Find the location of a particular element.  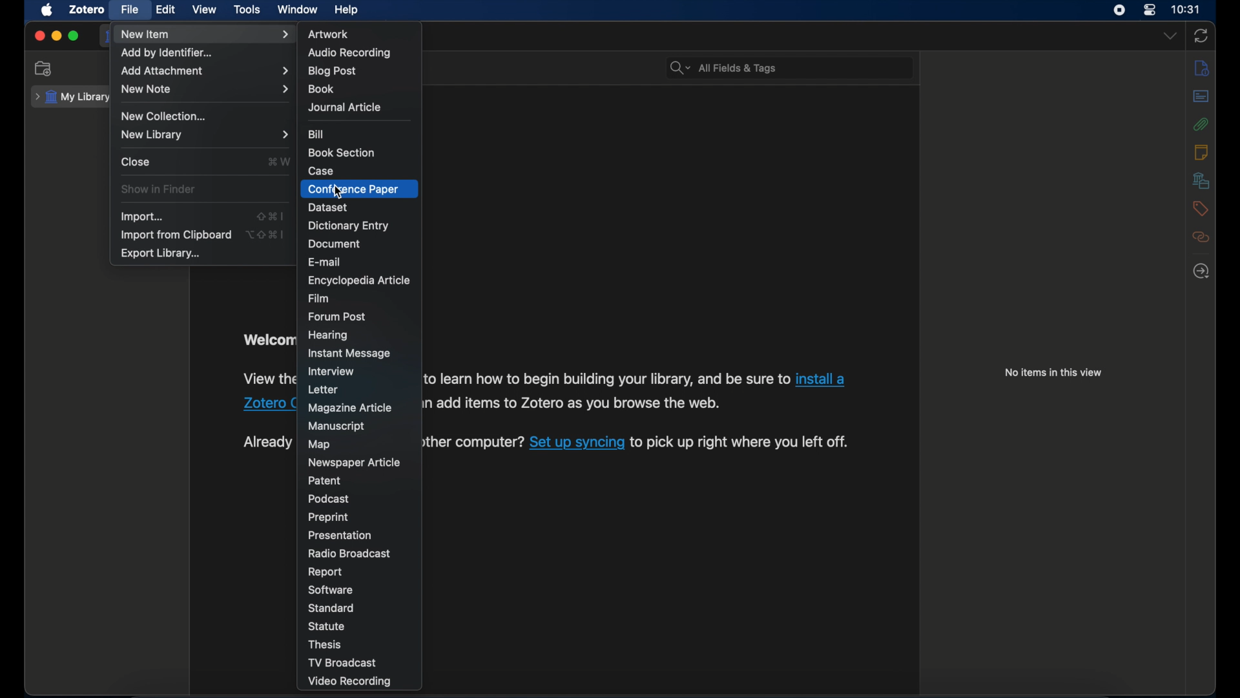

artwork is located at coordinates (329, 34).